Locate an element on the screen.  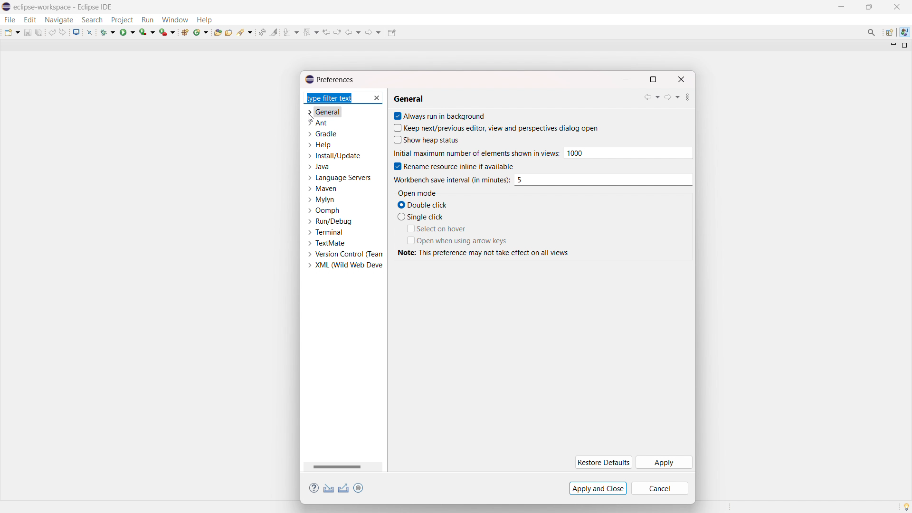
project is located at coordinates (122, 20).